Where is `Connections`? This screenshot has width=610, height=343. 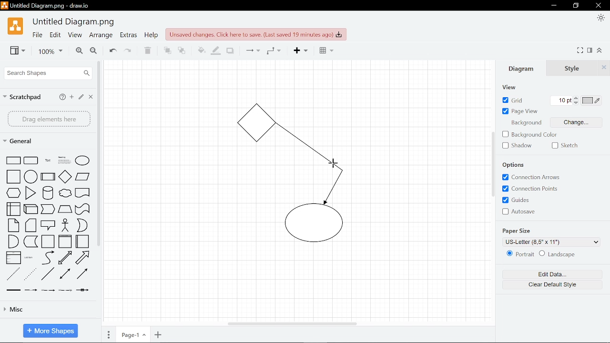 Connections is located at coordinates (252, 51).